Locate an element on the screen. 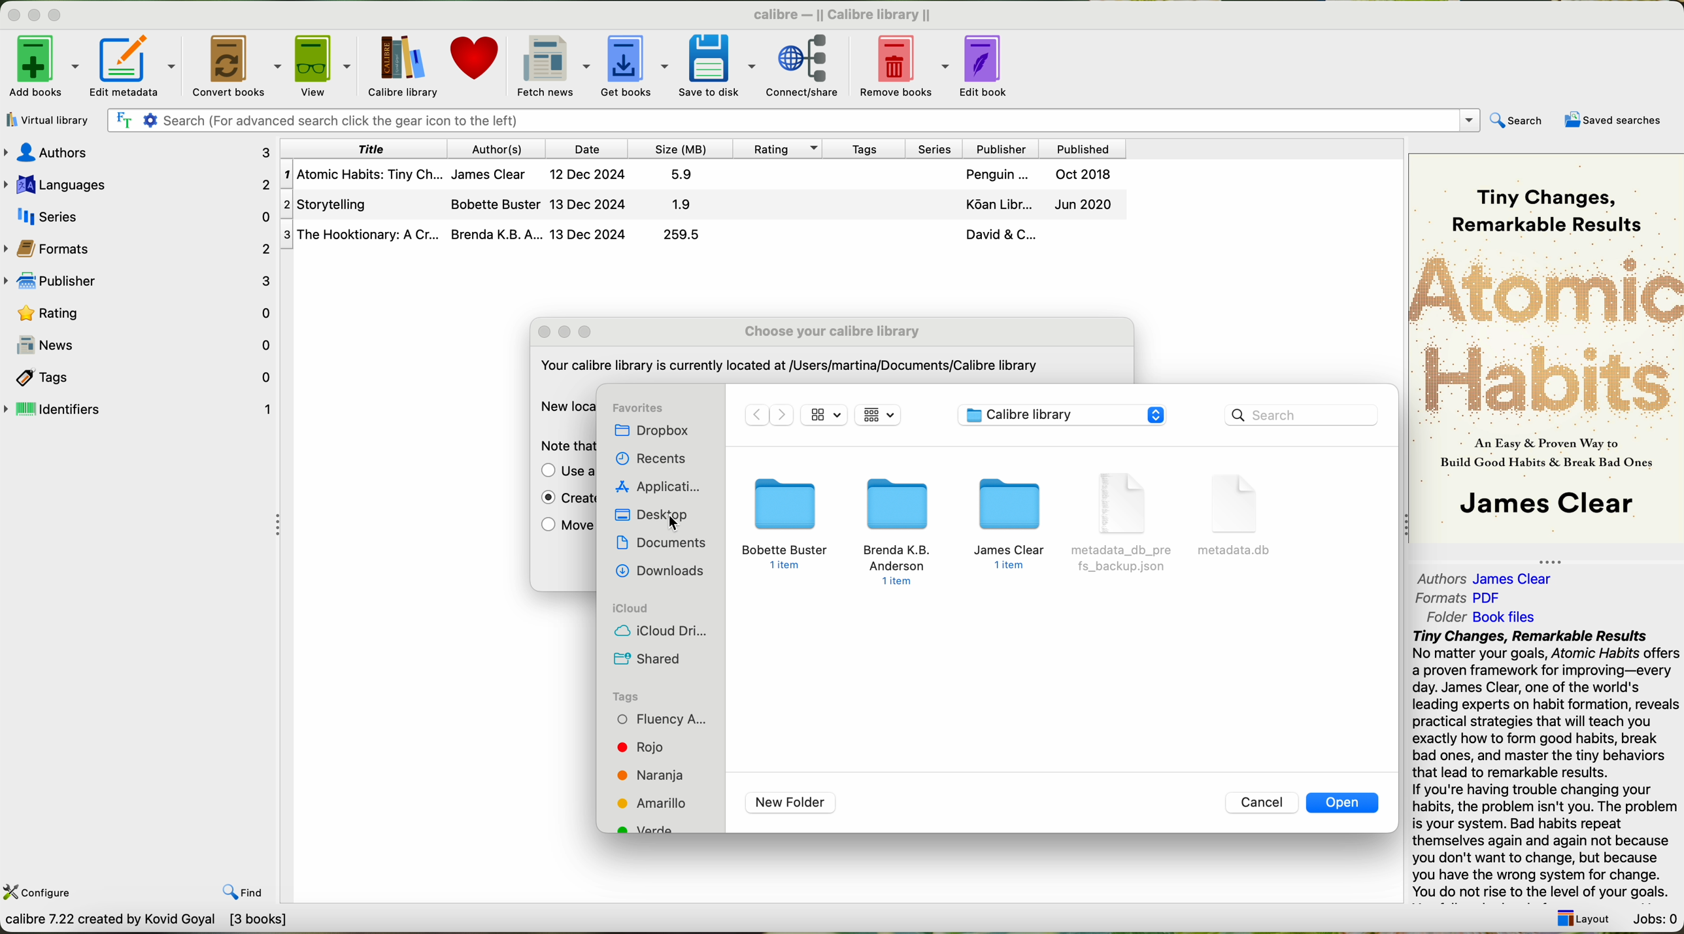  title is located at coordinates (365, 148).